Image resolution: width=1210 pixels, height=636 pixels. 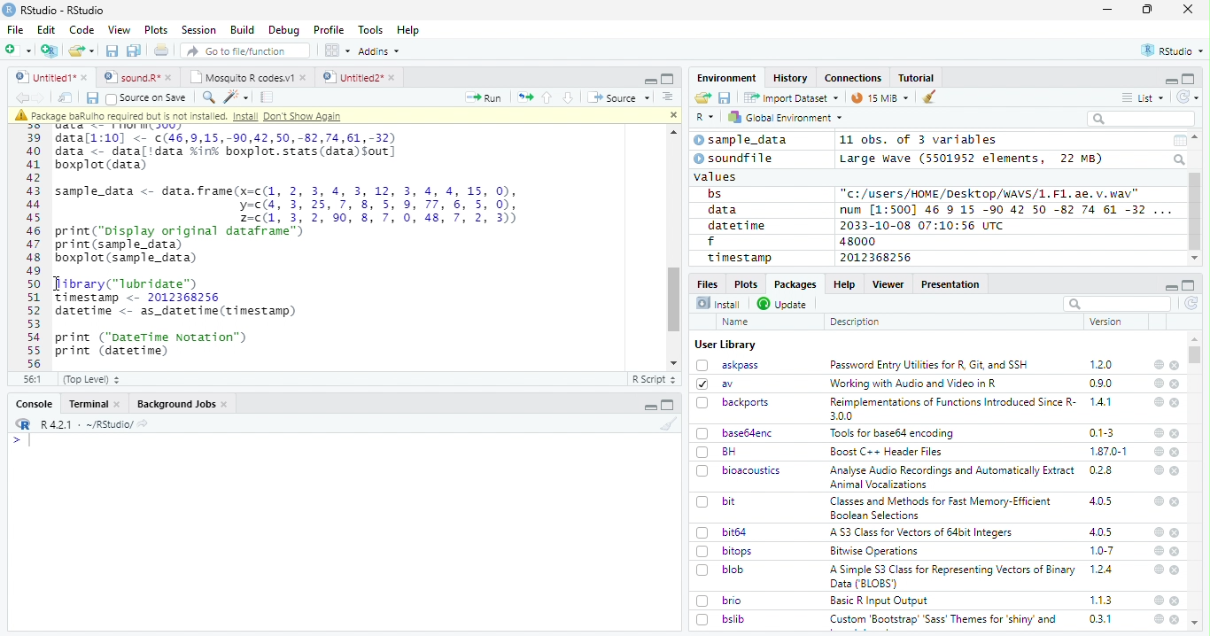 I want to click on close, so click(x=1175, y=501).